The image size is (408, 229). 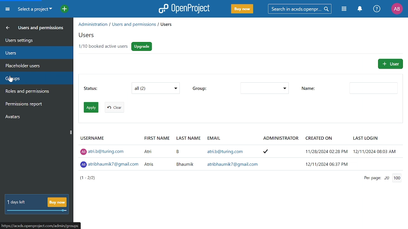 What do you see at coordinates (302, 9) in the screenshot?
I see `Search` at bounding box center [302, 9].